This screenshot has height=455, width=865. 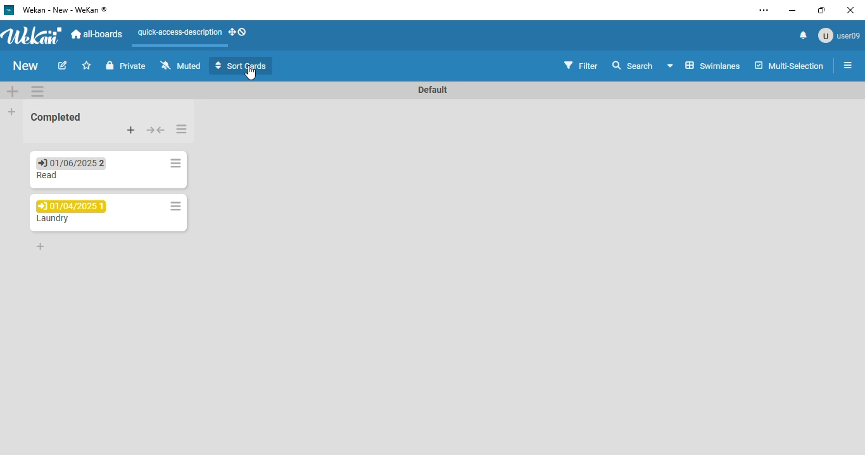 What do you see at coordinates (63, 65) in the screenshot?
I see `edit` at bounding box center [63, 65].